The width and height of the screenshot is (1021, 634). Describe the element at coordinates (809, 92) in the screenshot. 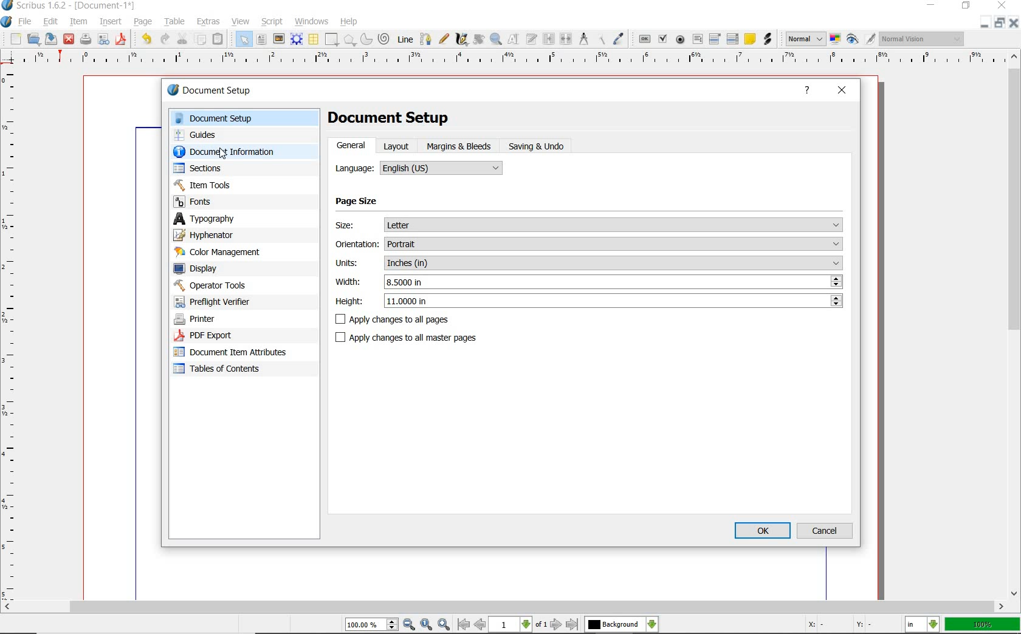

I see `help` at that location.